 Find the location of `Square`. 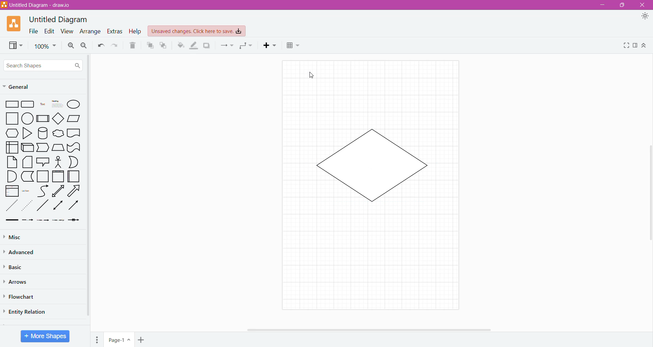

Square is located at coordinates (12, 118).